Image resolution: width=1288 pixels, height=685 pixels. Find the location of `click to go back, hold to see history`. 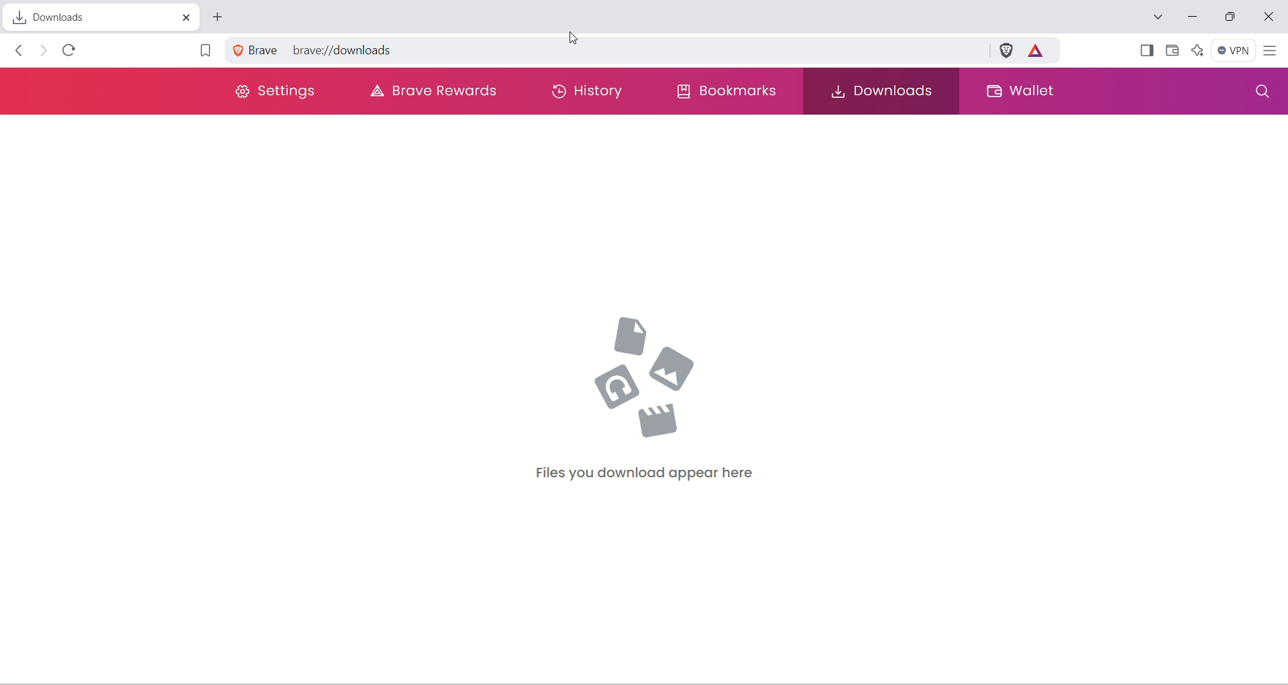

click to go back, hold to see history is located at coordinates (21, 51).